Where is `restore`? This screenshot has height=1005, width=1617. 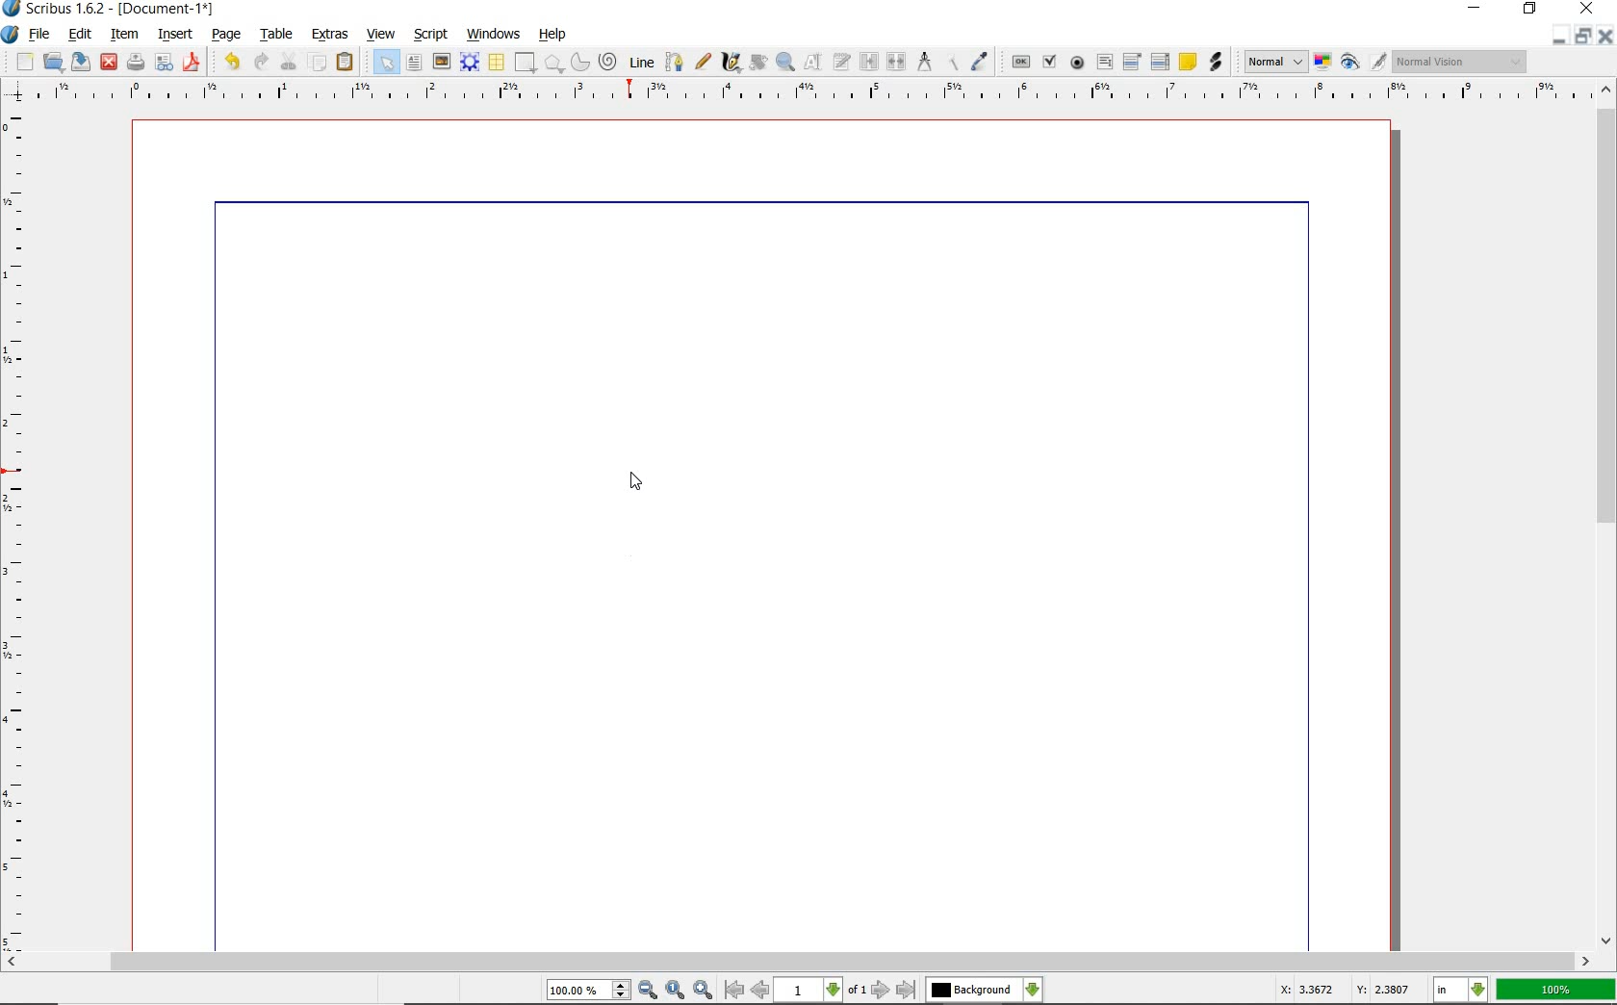
restore is located at coordinates (1532, 10).